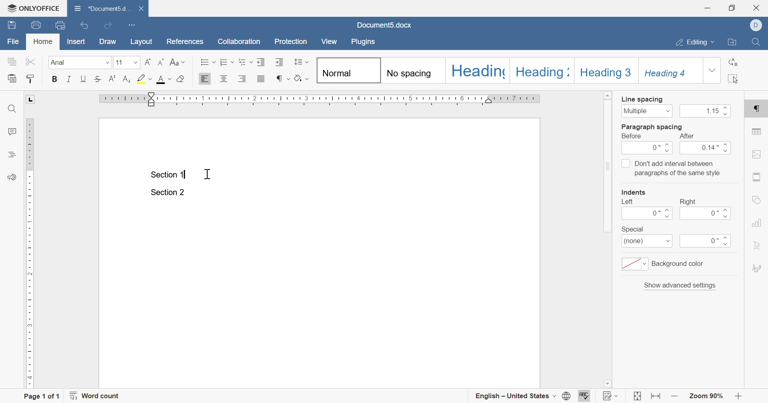 The image size is (768, 403). I want to click on drop down, so click(135, 62).